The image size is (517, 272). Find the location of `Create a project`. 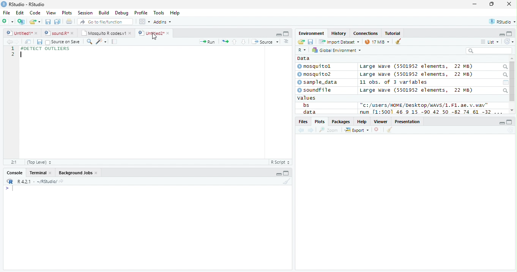

Create a project is located at coordinates (22, 22).